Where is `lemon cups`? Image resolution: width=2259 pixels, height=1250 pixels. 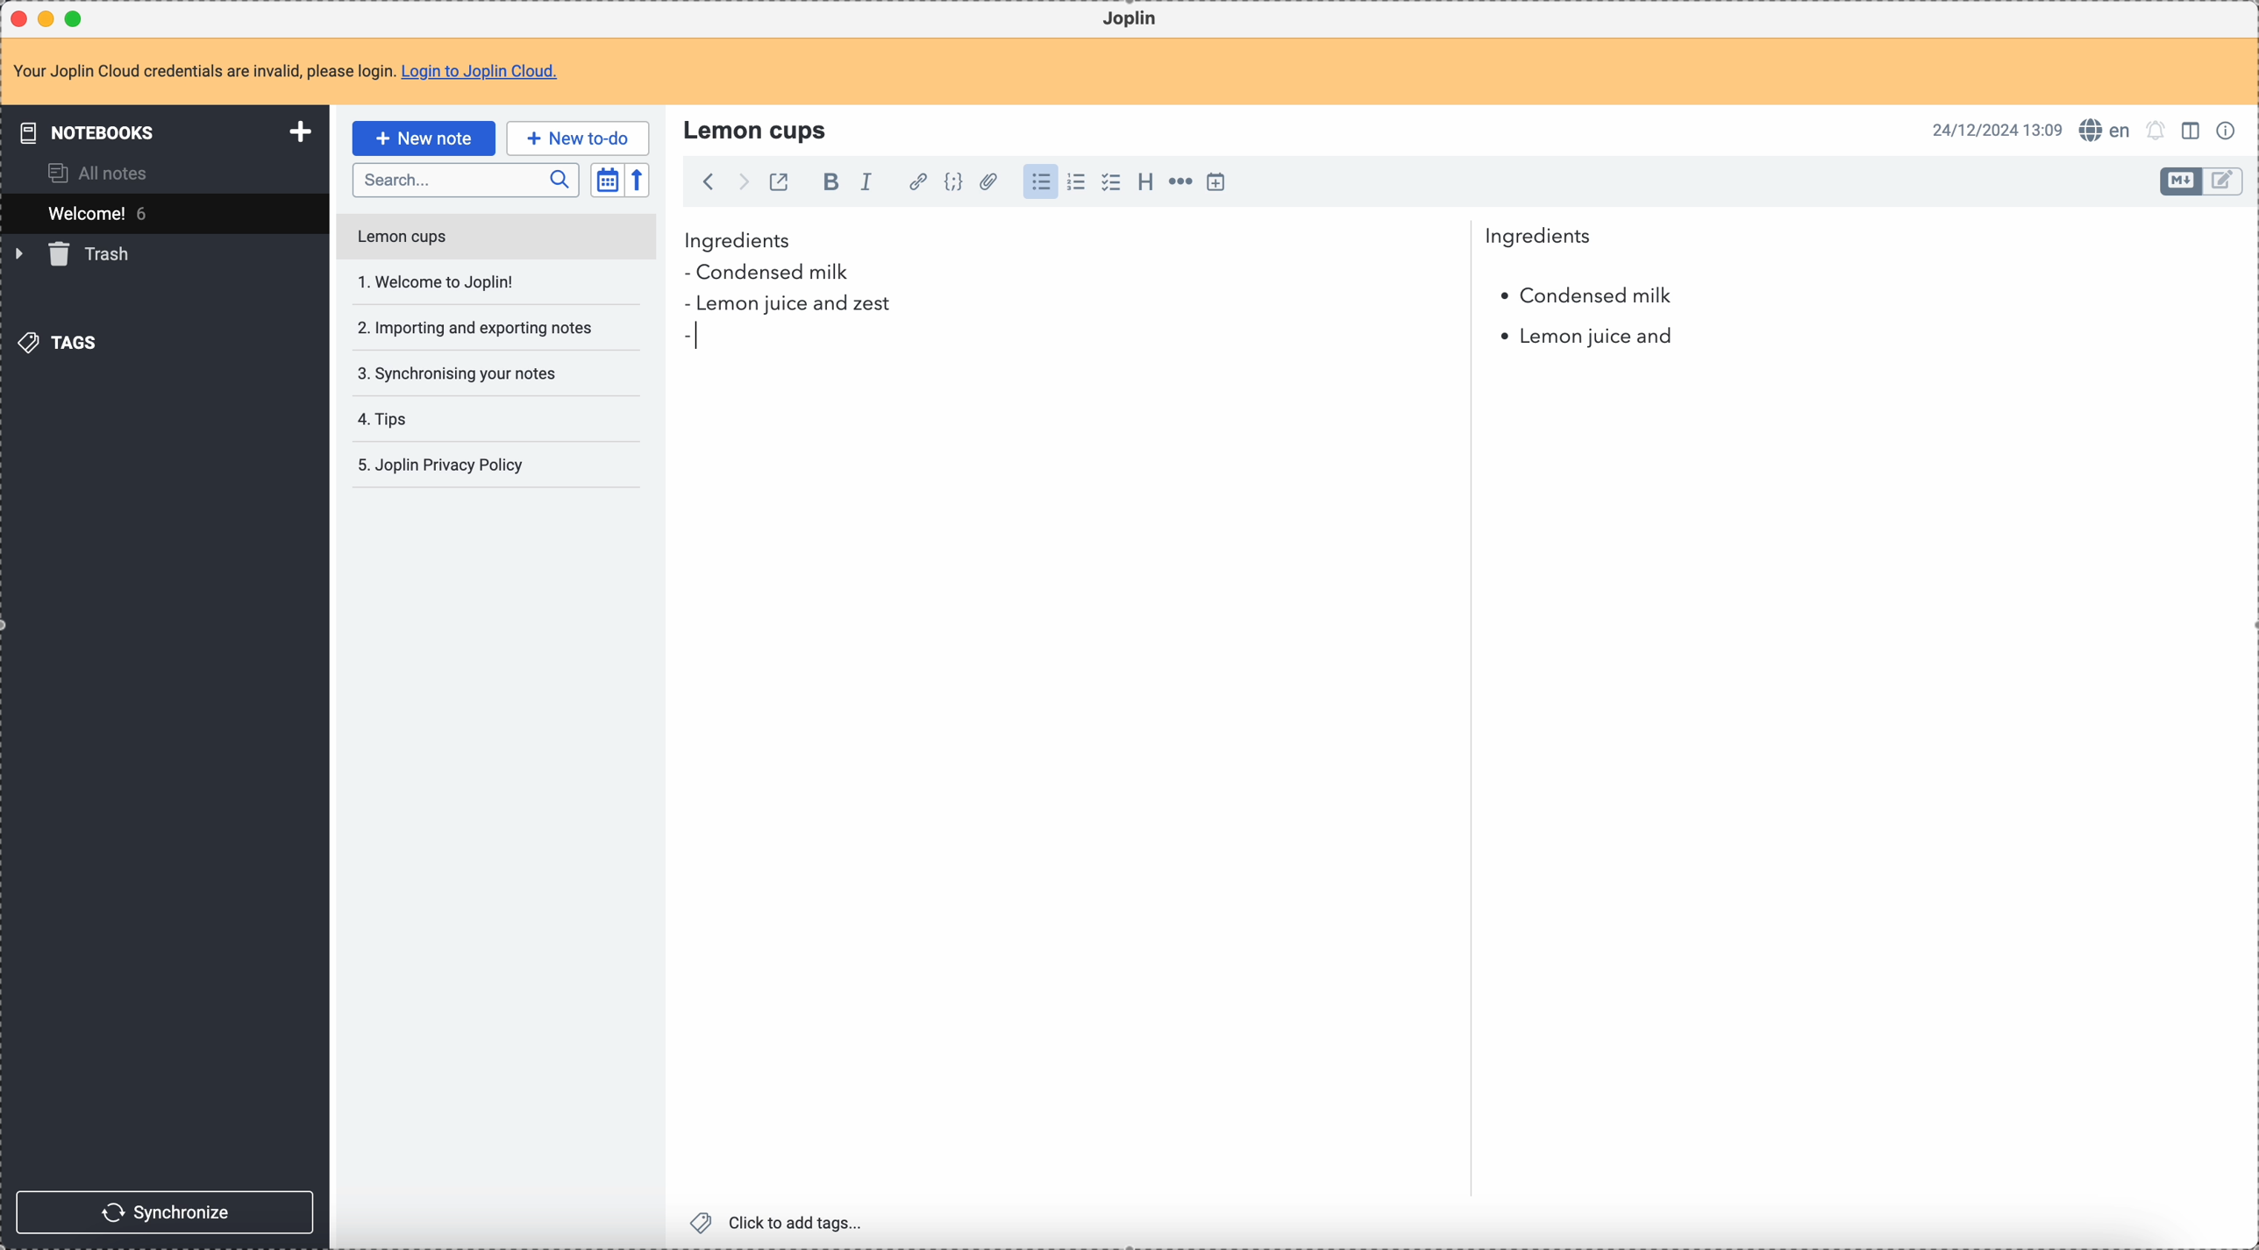 lemon cups is located at coordinates (759, 129).